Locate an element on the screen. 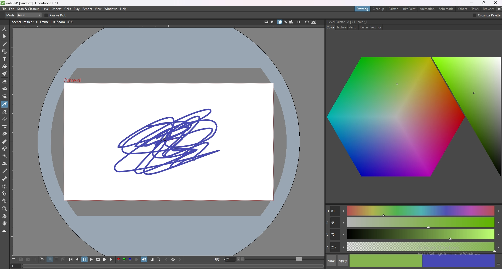 The width and height of the screenshot is (502, 269). previous is located at coordinates (78, 259).